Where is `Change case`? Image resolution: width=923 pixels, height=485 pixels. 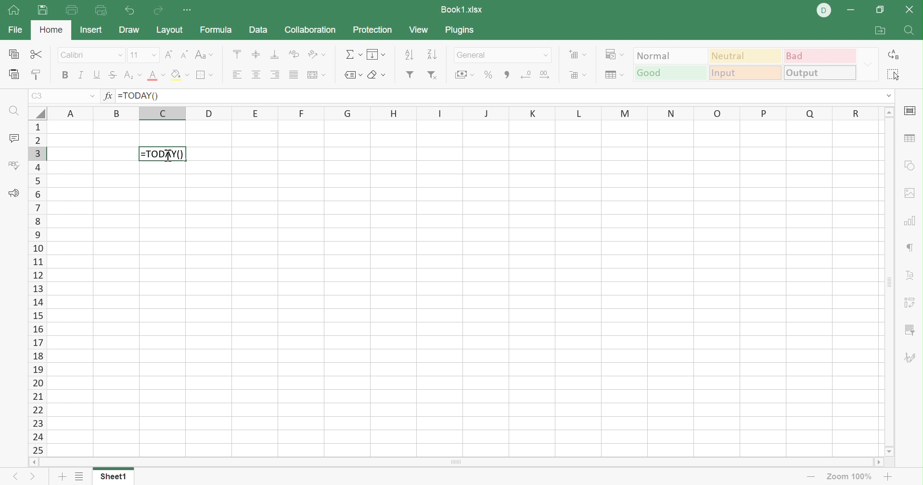
Change case is located at coordinates (205, 53).